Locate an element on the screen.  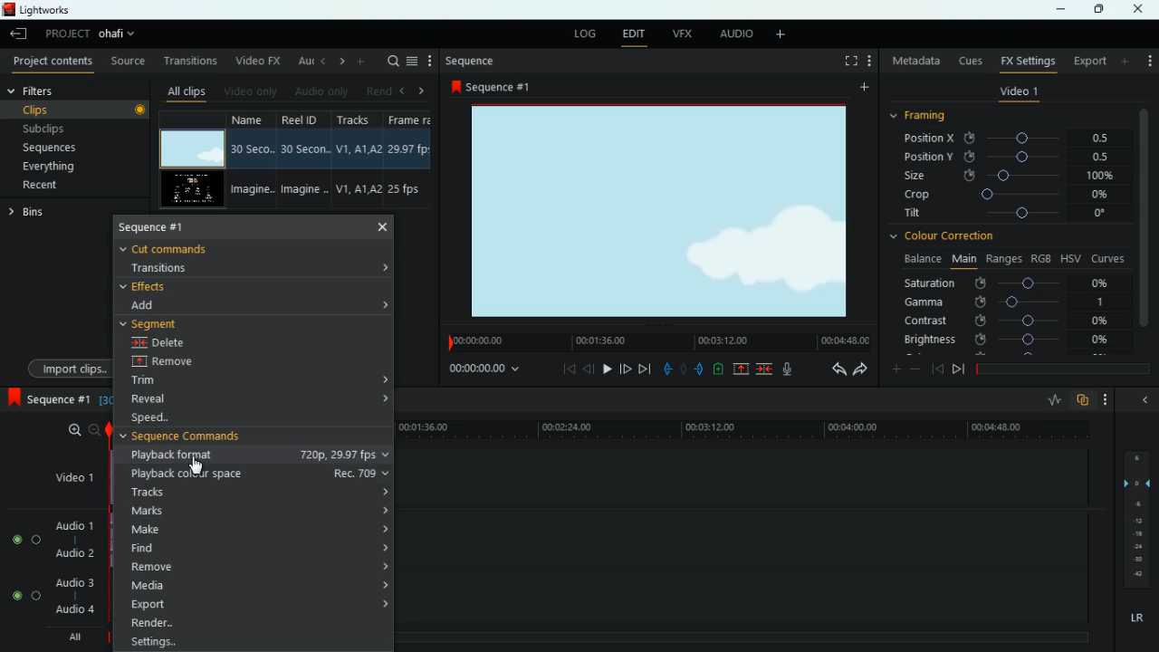
position x is located at coordinates (1007, 137).